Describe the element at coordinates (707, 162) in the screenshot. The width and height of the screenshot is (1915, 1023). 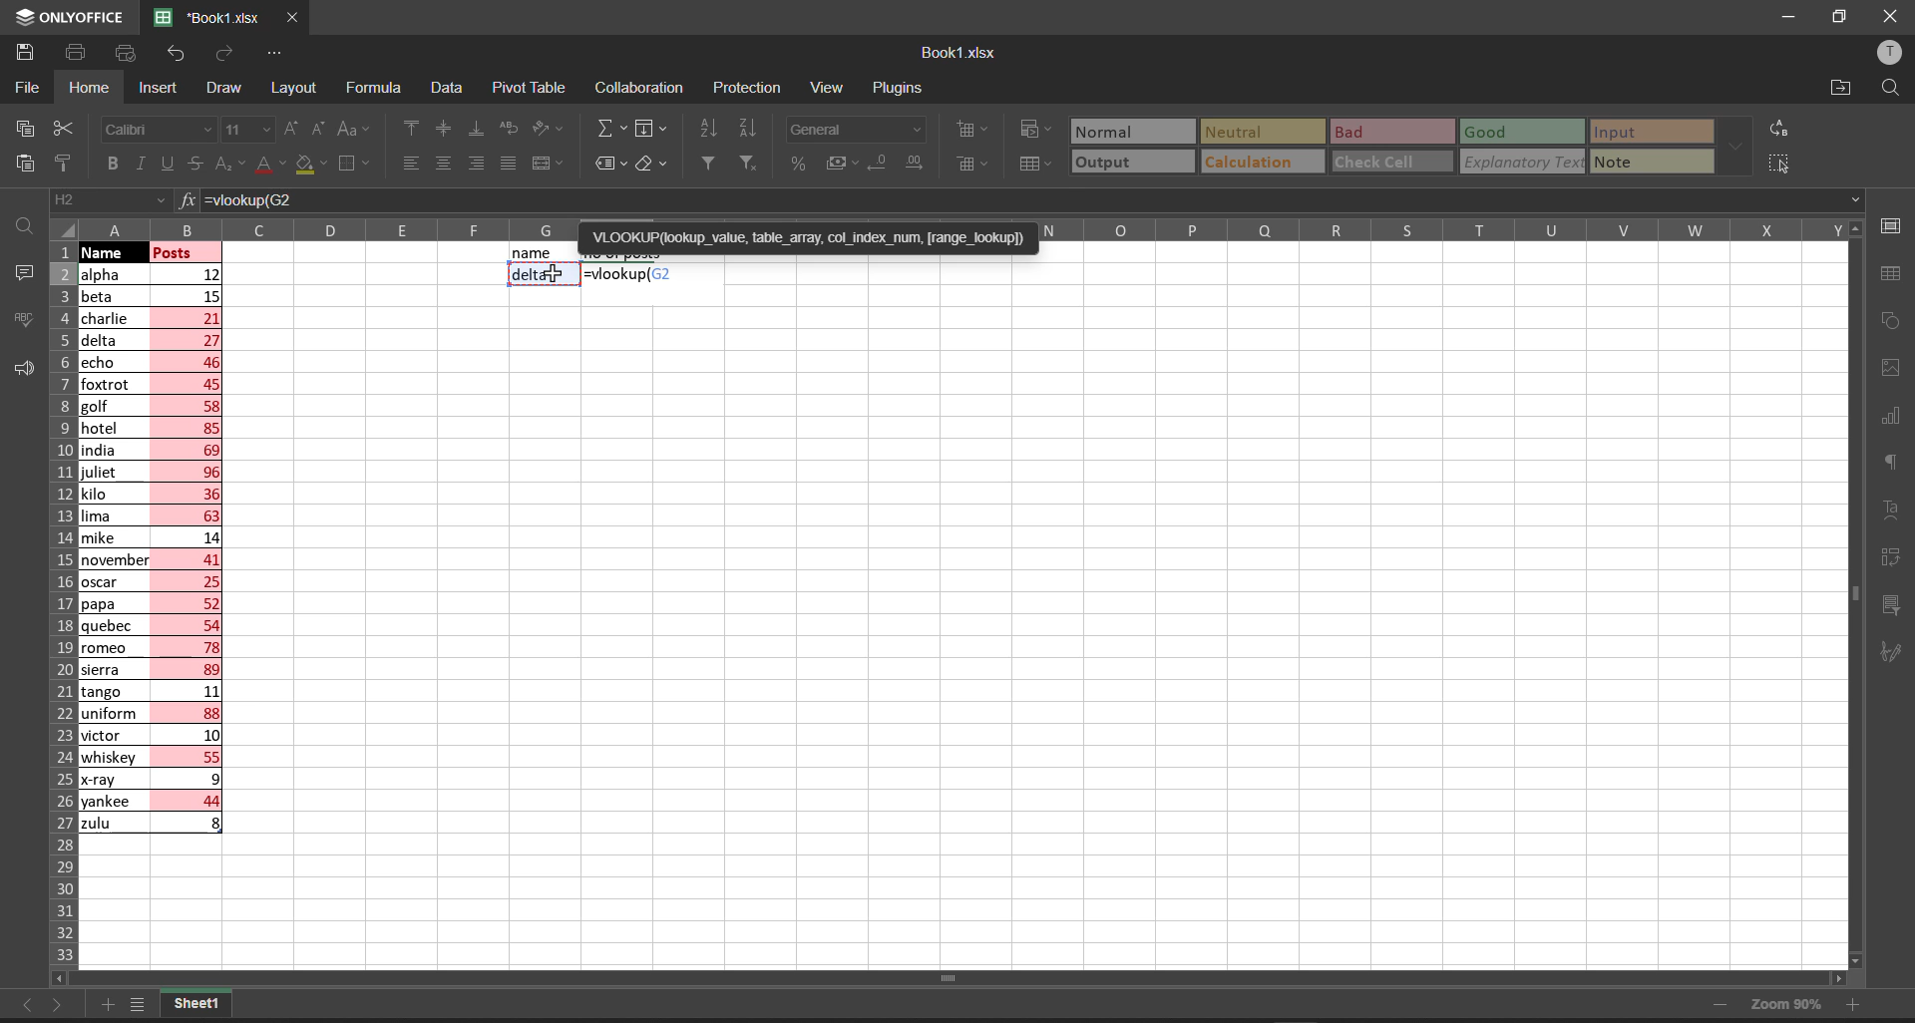
I see `filter` at that location.